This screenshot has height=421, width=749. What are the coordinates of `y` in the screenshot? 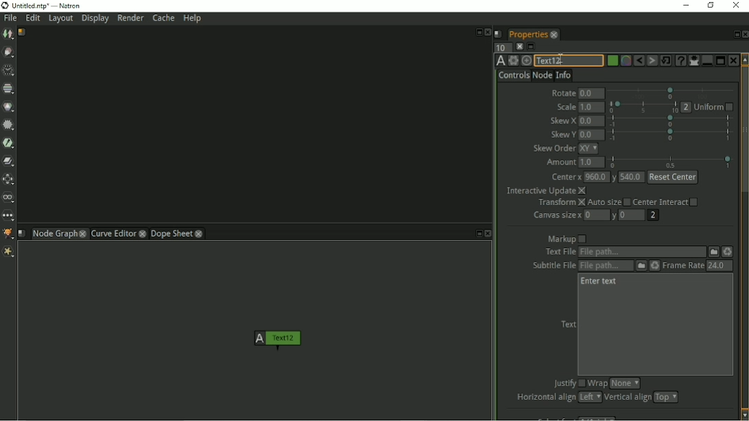 It's located at (615, 216).